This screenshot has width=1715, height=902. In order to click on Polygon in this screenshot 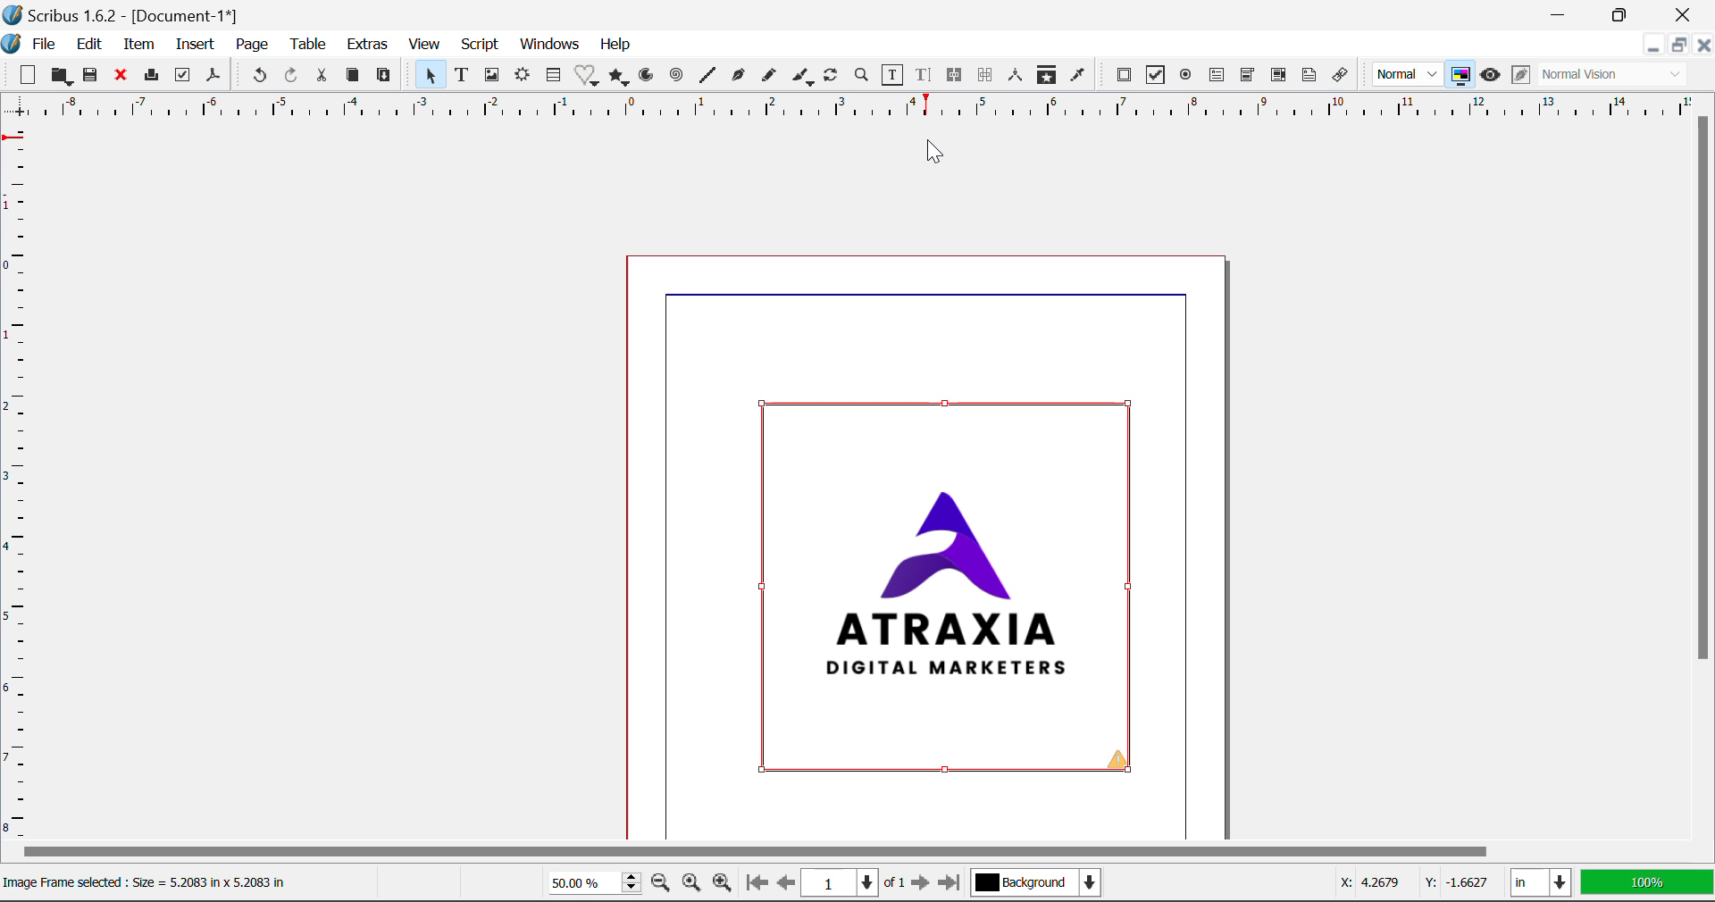, I will do `click(620, 78)`.